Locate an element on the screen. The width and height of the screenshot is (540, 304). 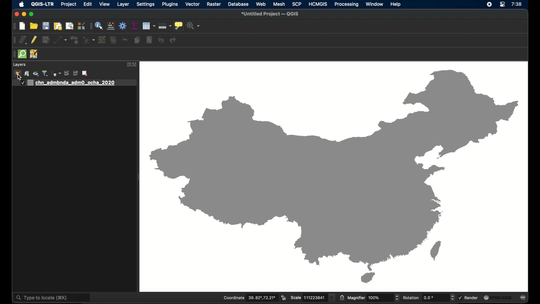
identify feature is located at coordinates (99, 26).